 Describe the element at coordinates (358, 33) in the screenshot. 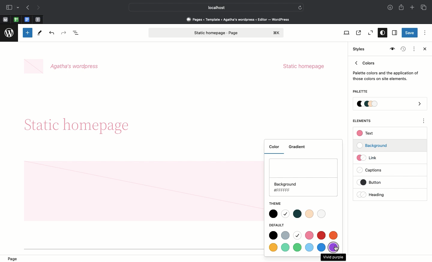

I see `View page` at that location.